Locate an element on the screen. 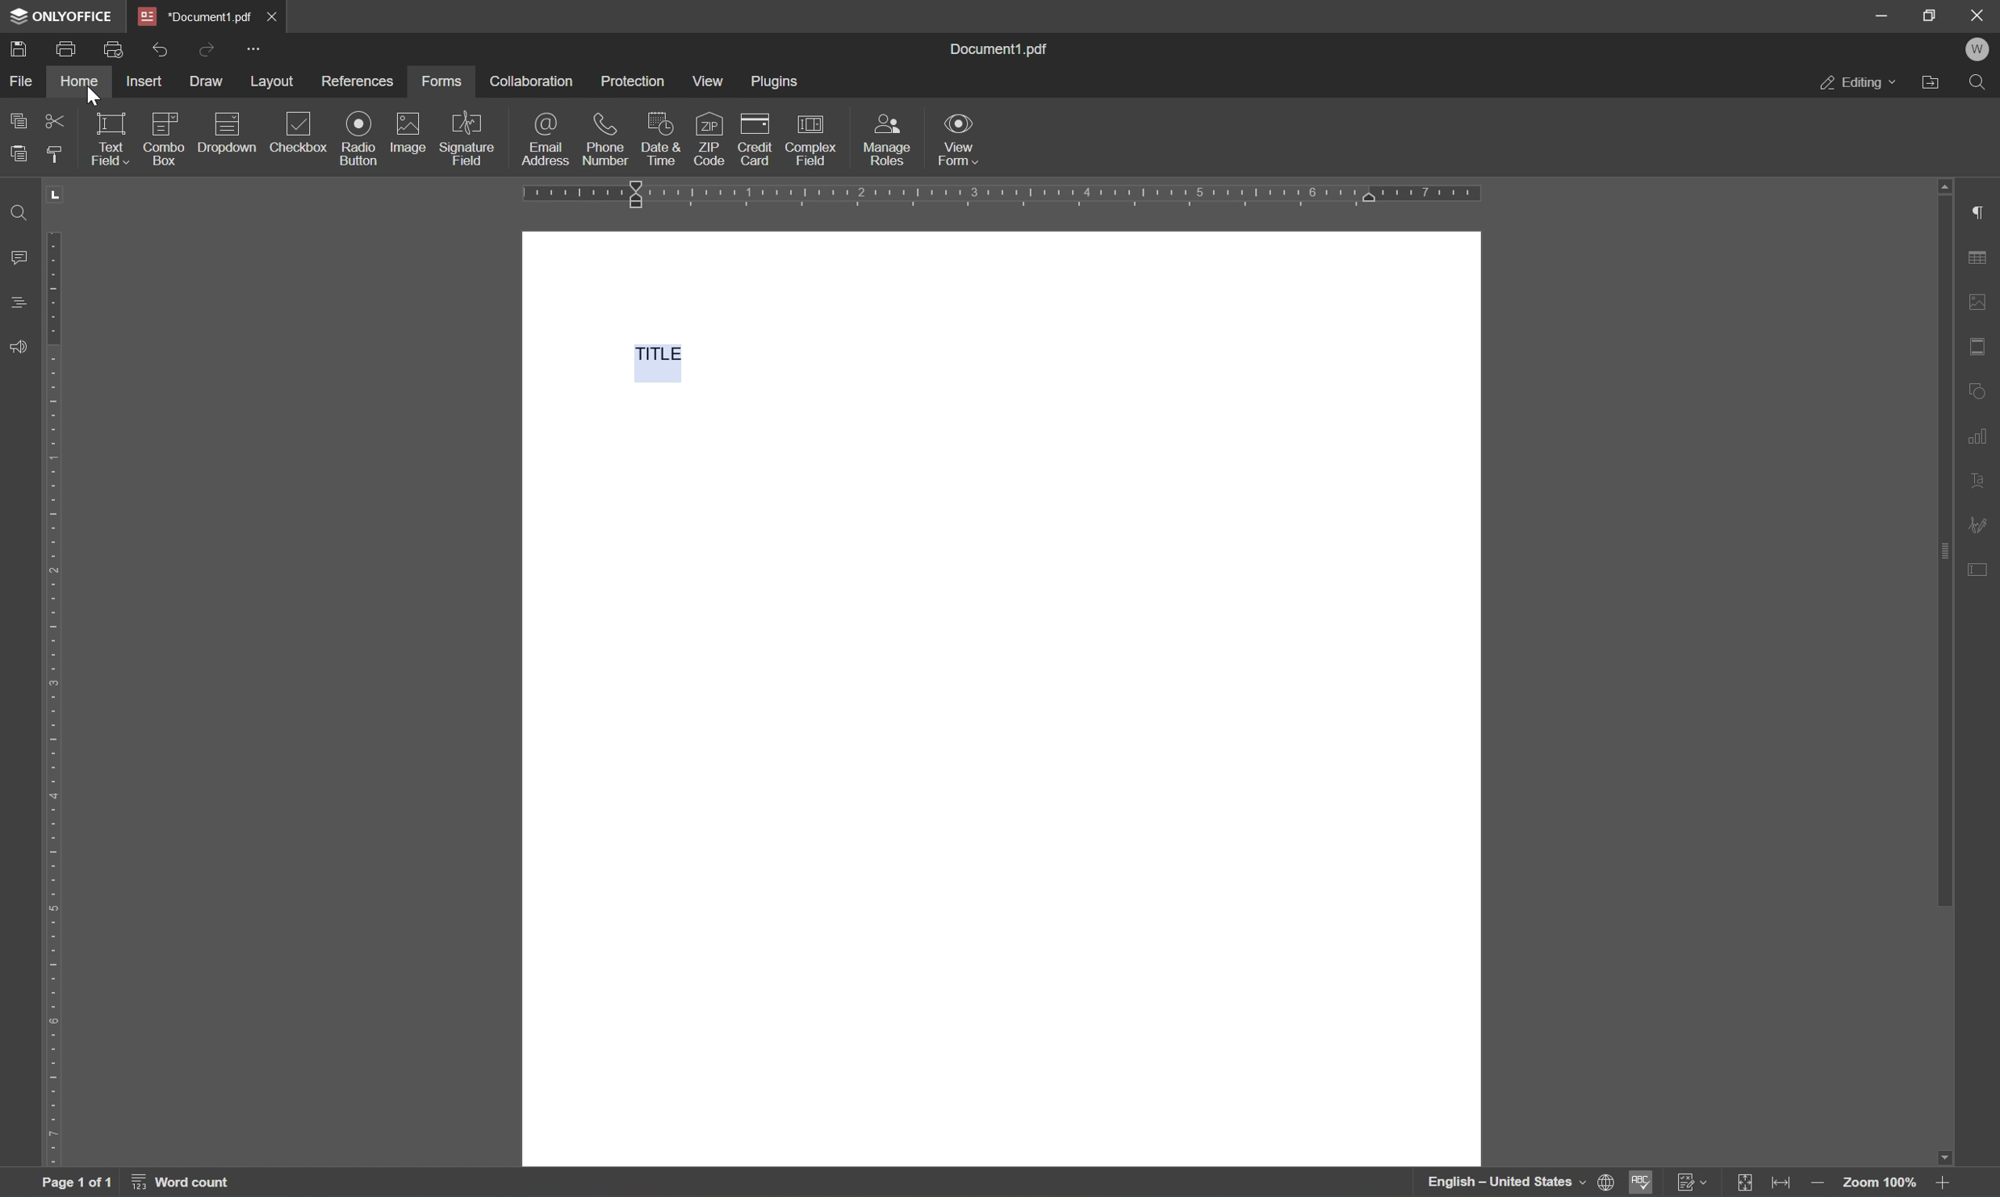 The image size is (2000, 1197). credit card is located at coordinates (754, 136).